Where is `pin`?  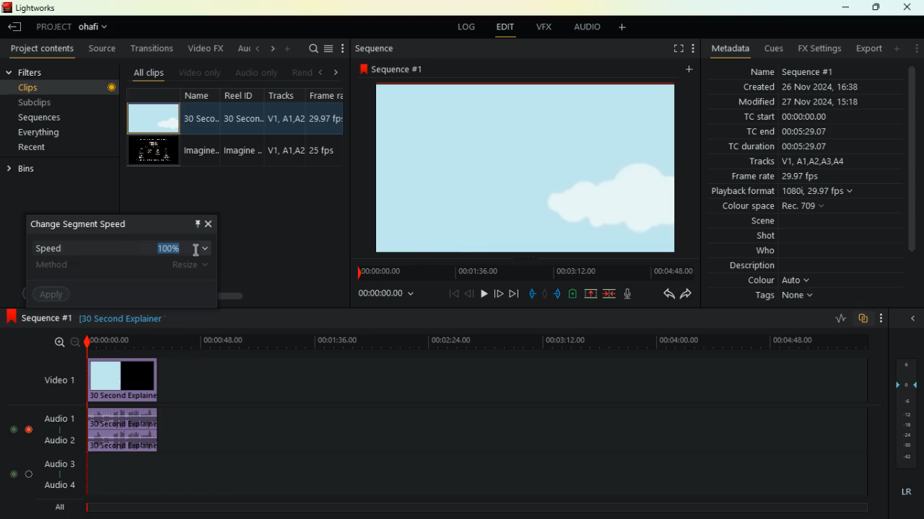 pin is located at coordinates (197, 223).